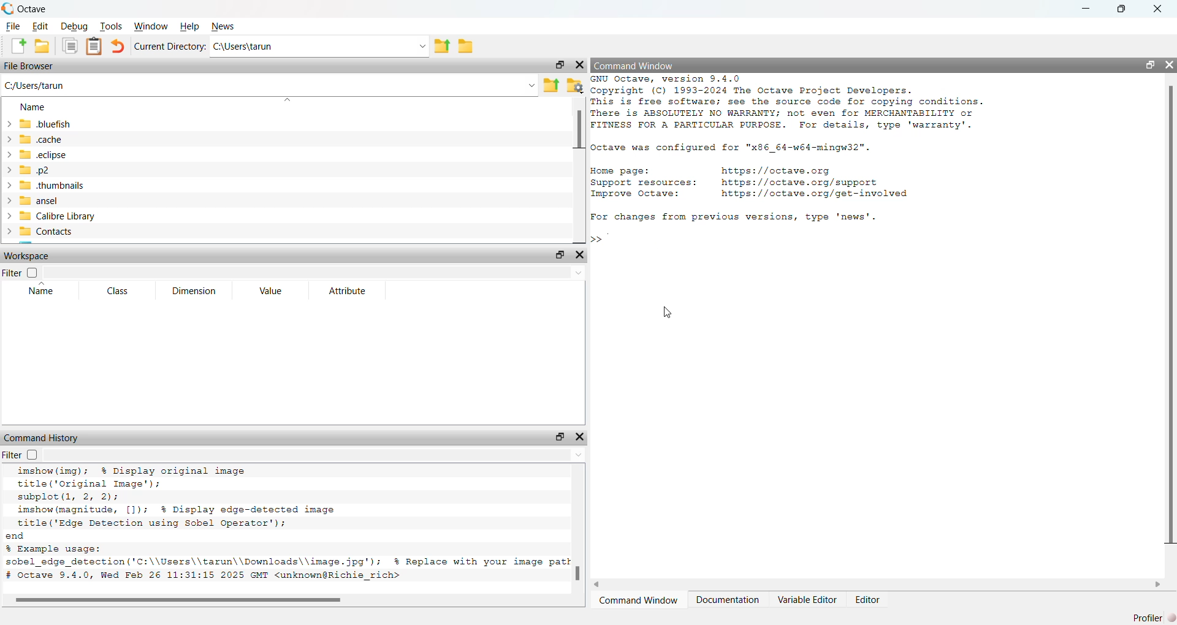  Describe the element at coordinates (1168, 316) in the screenshot. I see `vertical scroll bar` at that location.